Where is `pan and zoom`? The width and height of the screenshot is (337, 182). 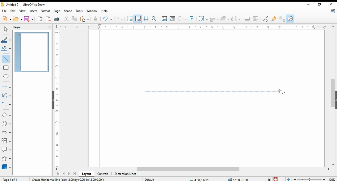 pan and zoom is located at coordinates (155, 19).